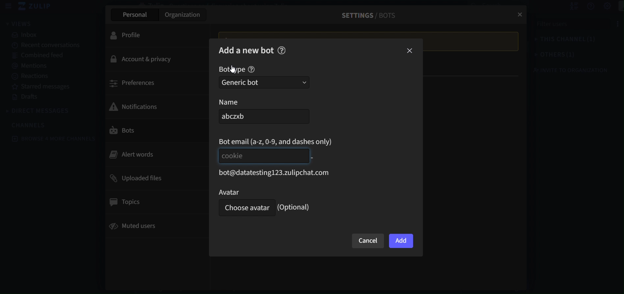 The width and height of the screenshot is (624, 294). What do you see at coordinates (245, 192) in the screenshot?
I see `avatar` at bounding box center [245, 192].